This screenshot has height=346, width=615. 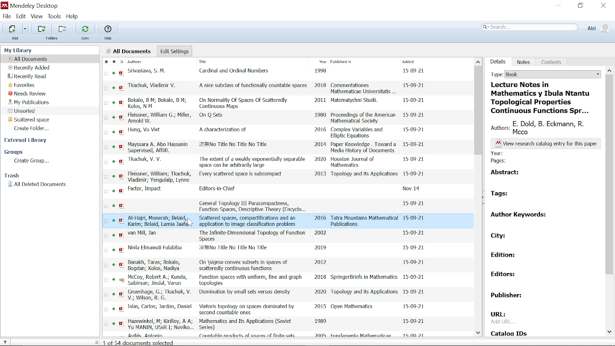 What do you see at coordinates (503, 192) in the screenshot?
I see `tags` at bounding box center [503, 192].